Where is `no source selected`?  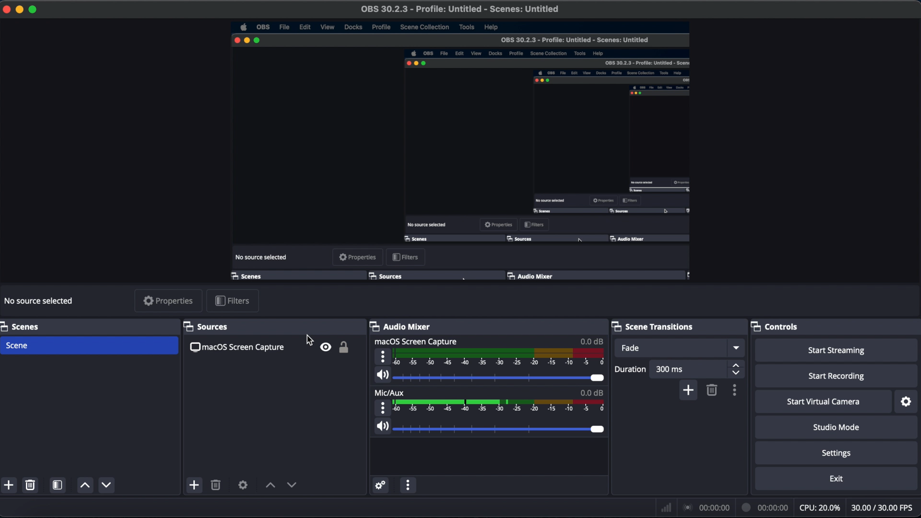 no source selected is located at coordinates (39, 300).